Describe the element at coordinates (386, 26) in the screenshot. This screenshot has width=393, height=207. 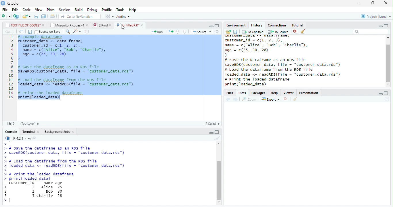
I see `maximize` at that location.